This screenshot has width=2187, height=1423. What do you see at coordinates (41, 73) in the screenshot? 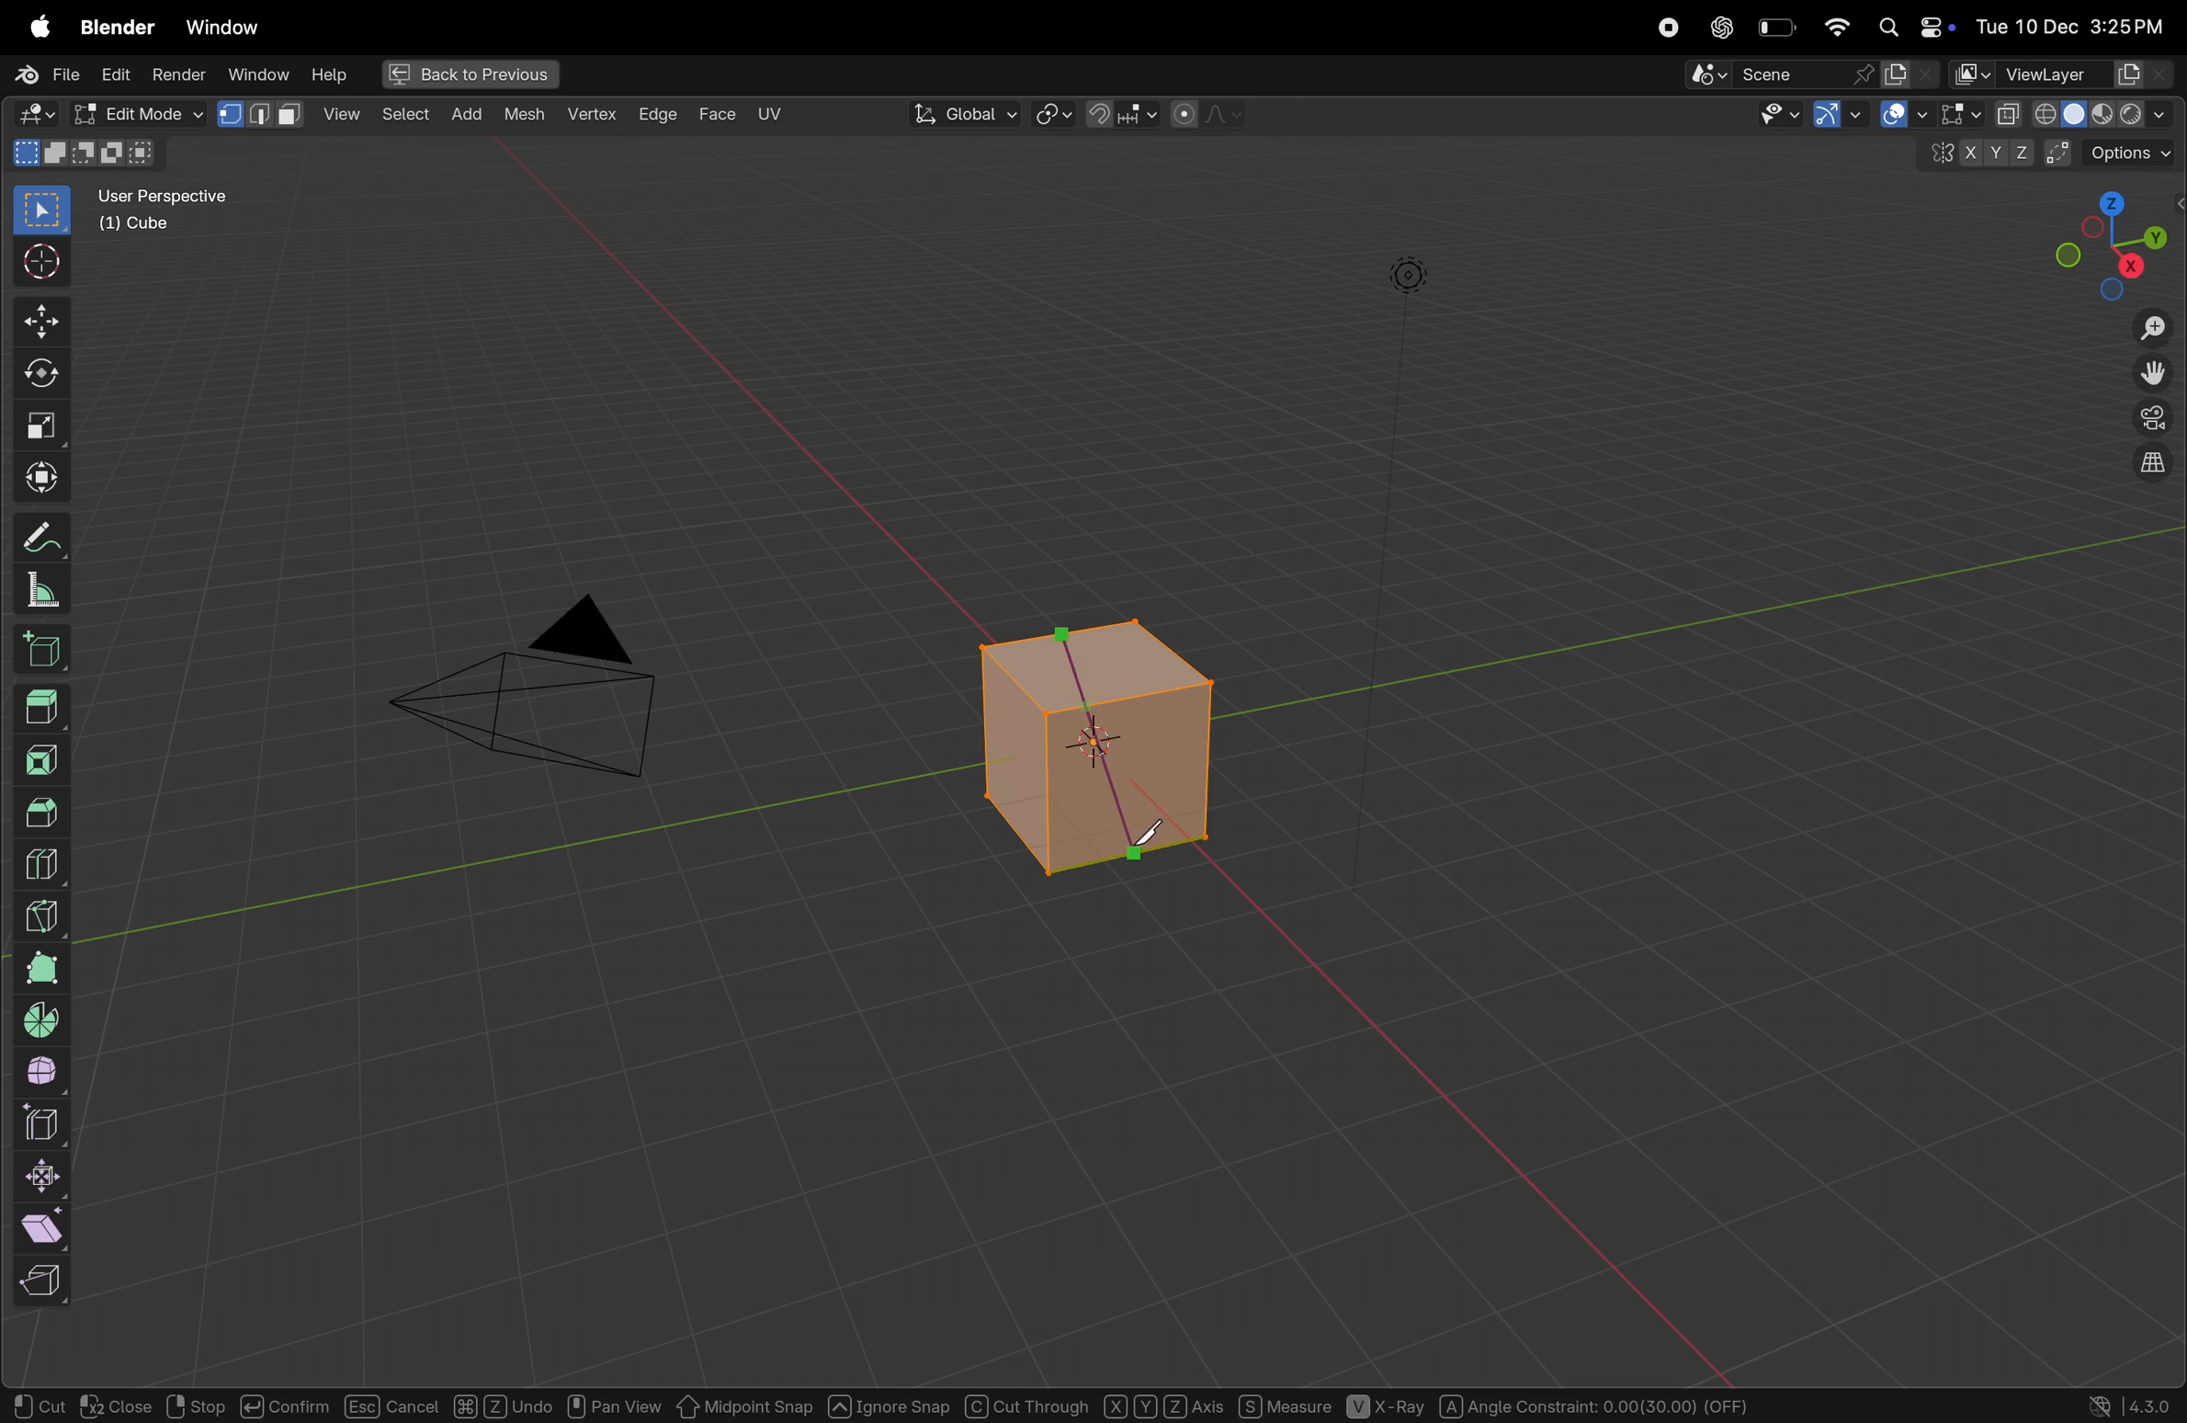
I see `file` at bounding box center [41, 73].